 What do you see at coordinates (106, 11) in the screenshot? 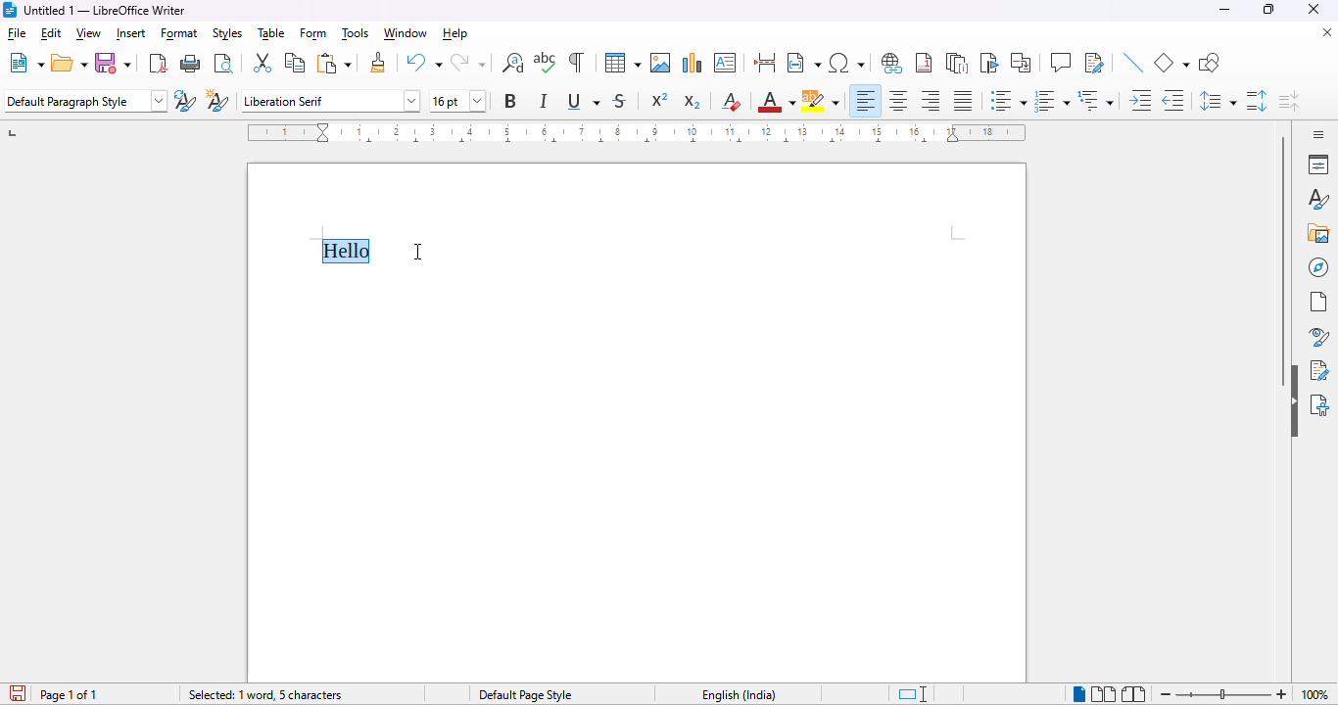
I see `Untitled 1 - LibreOffice Writer` at bounding box center [106, 11].